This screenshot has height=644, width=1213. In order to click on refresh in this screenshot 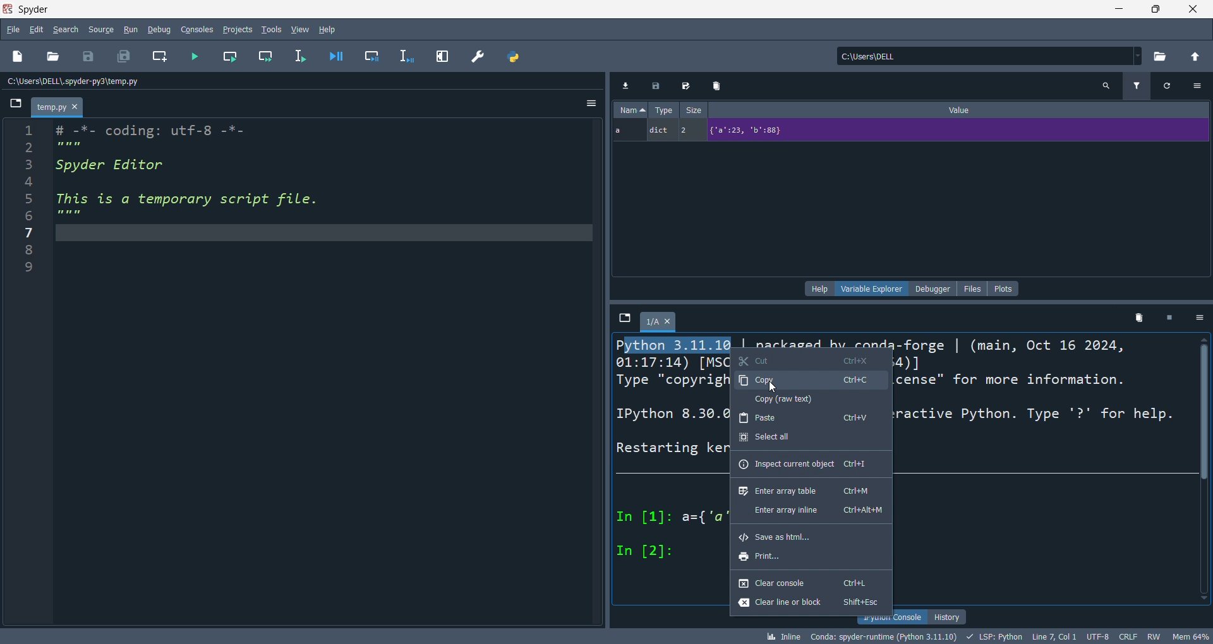, I will do `click(1173, 86)`.